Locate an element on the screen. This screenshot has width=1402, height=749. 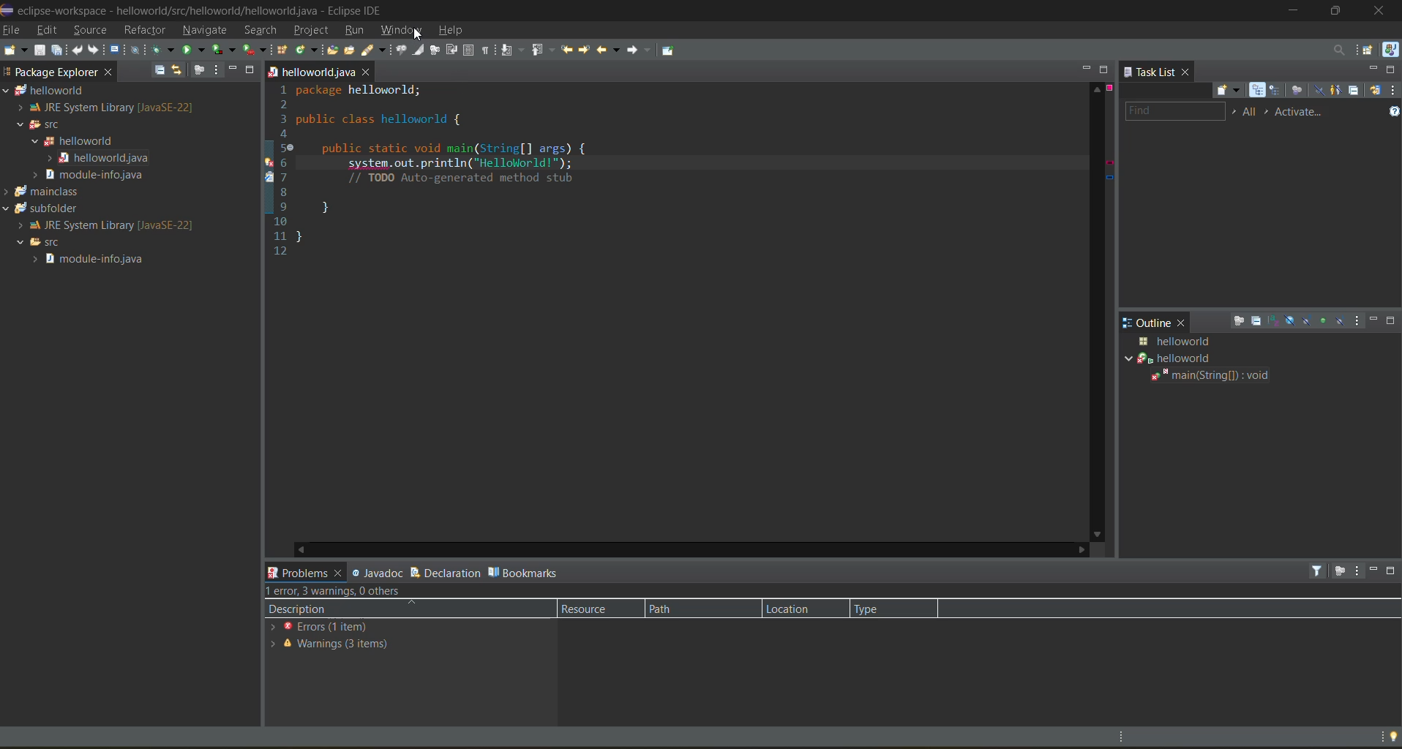
main(string[]:void is located at coordinates (1232, 377).